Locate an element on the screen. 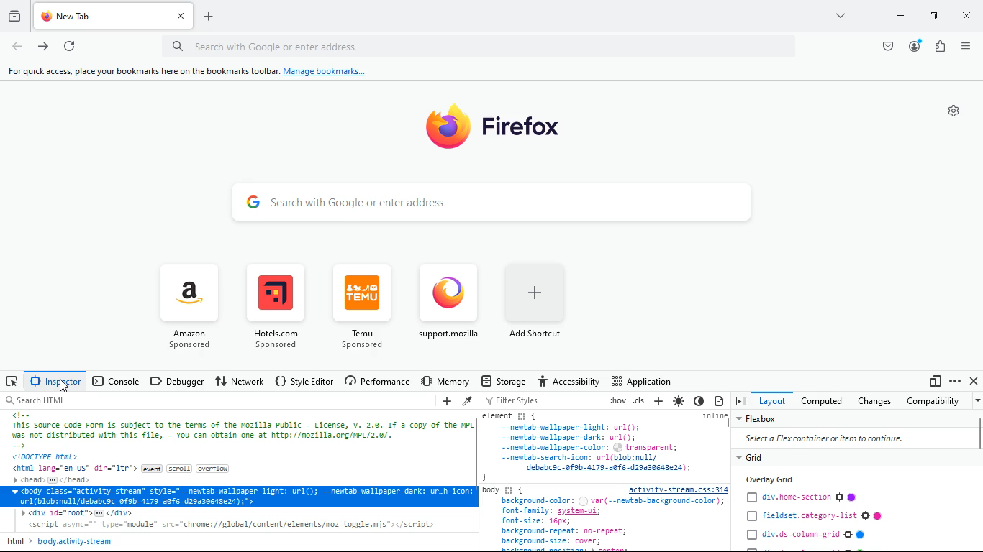 Image resolution: width=983 pixels, height=552 pixels. profile is located at coordinates (915, 47).